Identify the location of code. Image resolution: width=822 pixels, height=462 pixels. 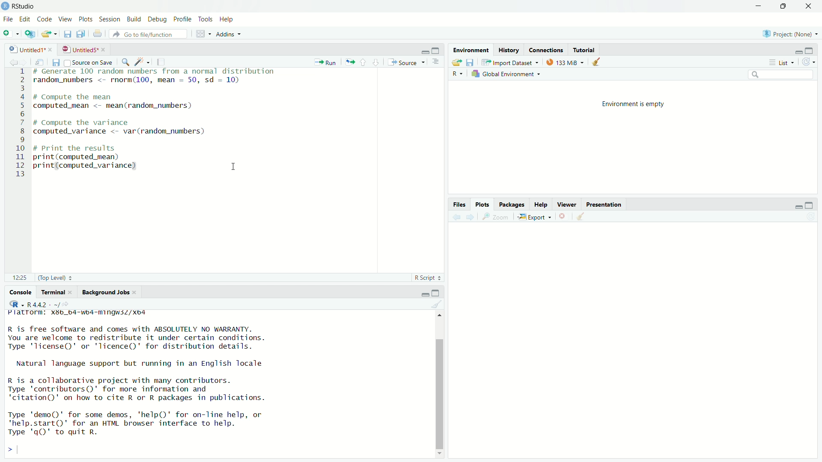
(45, 19).